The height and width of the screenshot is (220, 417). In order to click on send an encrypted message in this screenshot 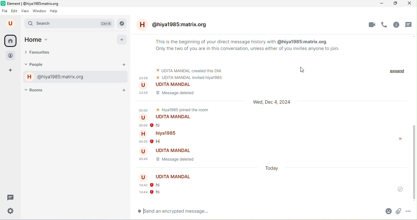, I will do `click(187, 212)`.